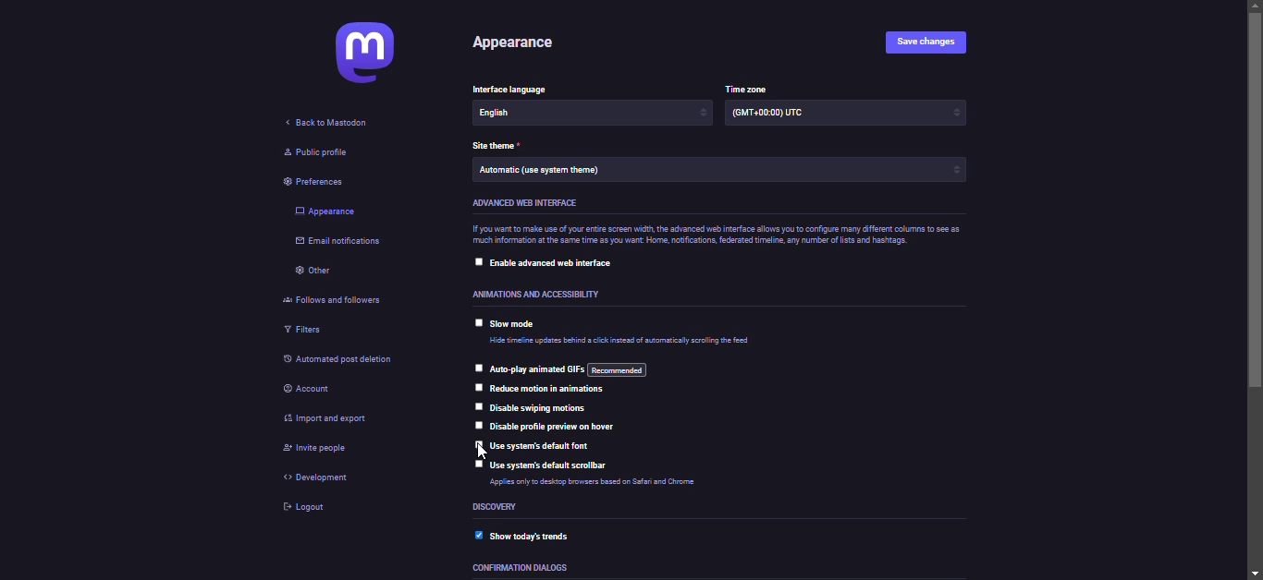 This screenshot has width=1263, height=580. I want to click on appearance, so click(328, 211).